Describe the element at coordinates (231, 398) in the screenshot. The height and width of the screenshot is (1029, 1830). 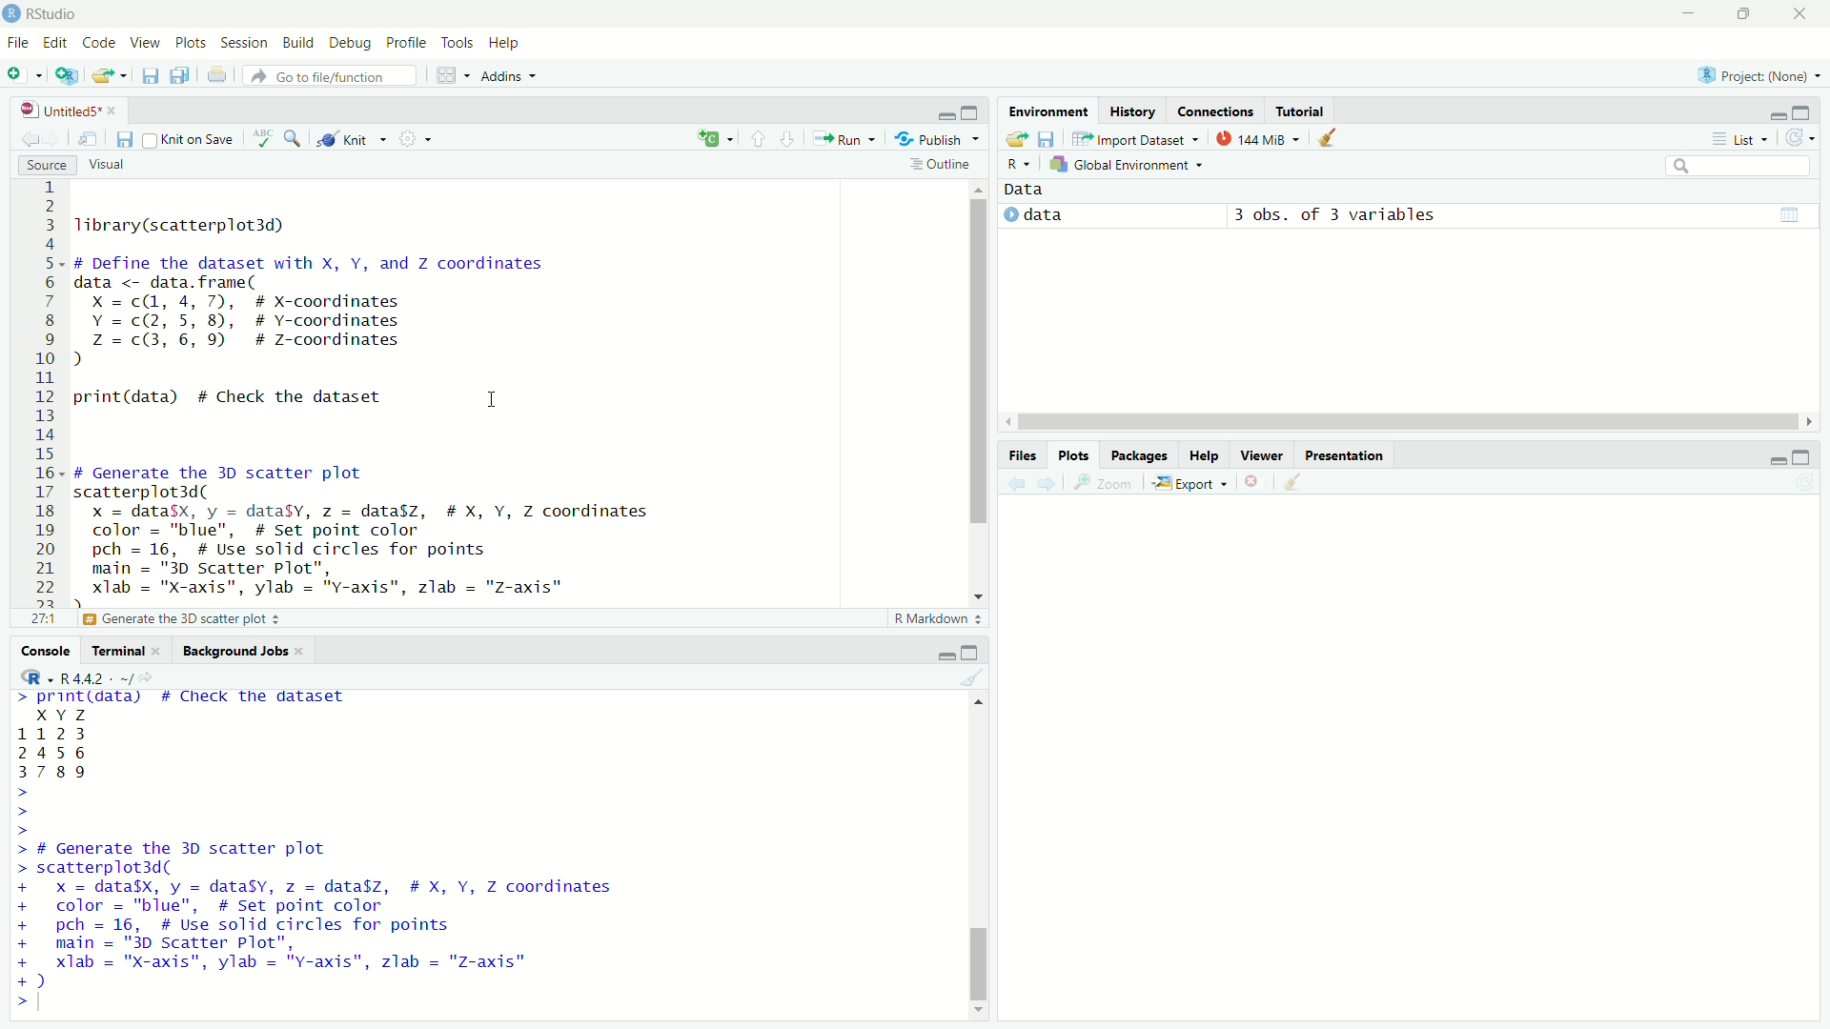
I see `orint(data) # Check the dataset` at that location.